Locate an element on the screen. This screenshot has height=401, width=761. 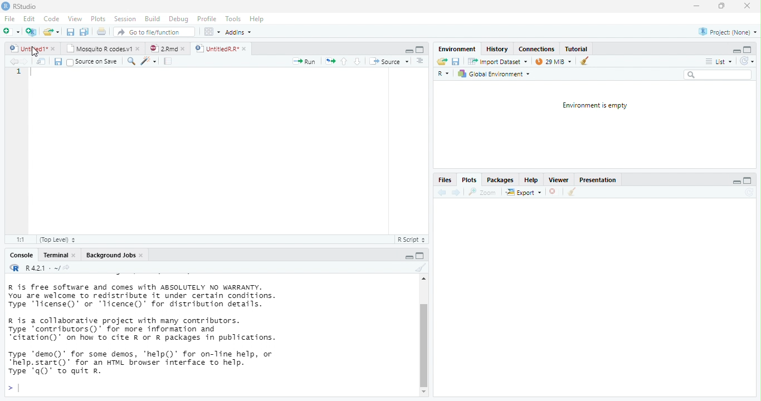
maximize is located at coordinates (748, 49).